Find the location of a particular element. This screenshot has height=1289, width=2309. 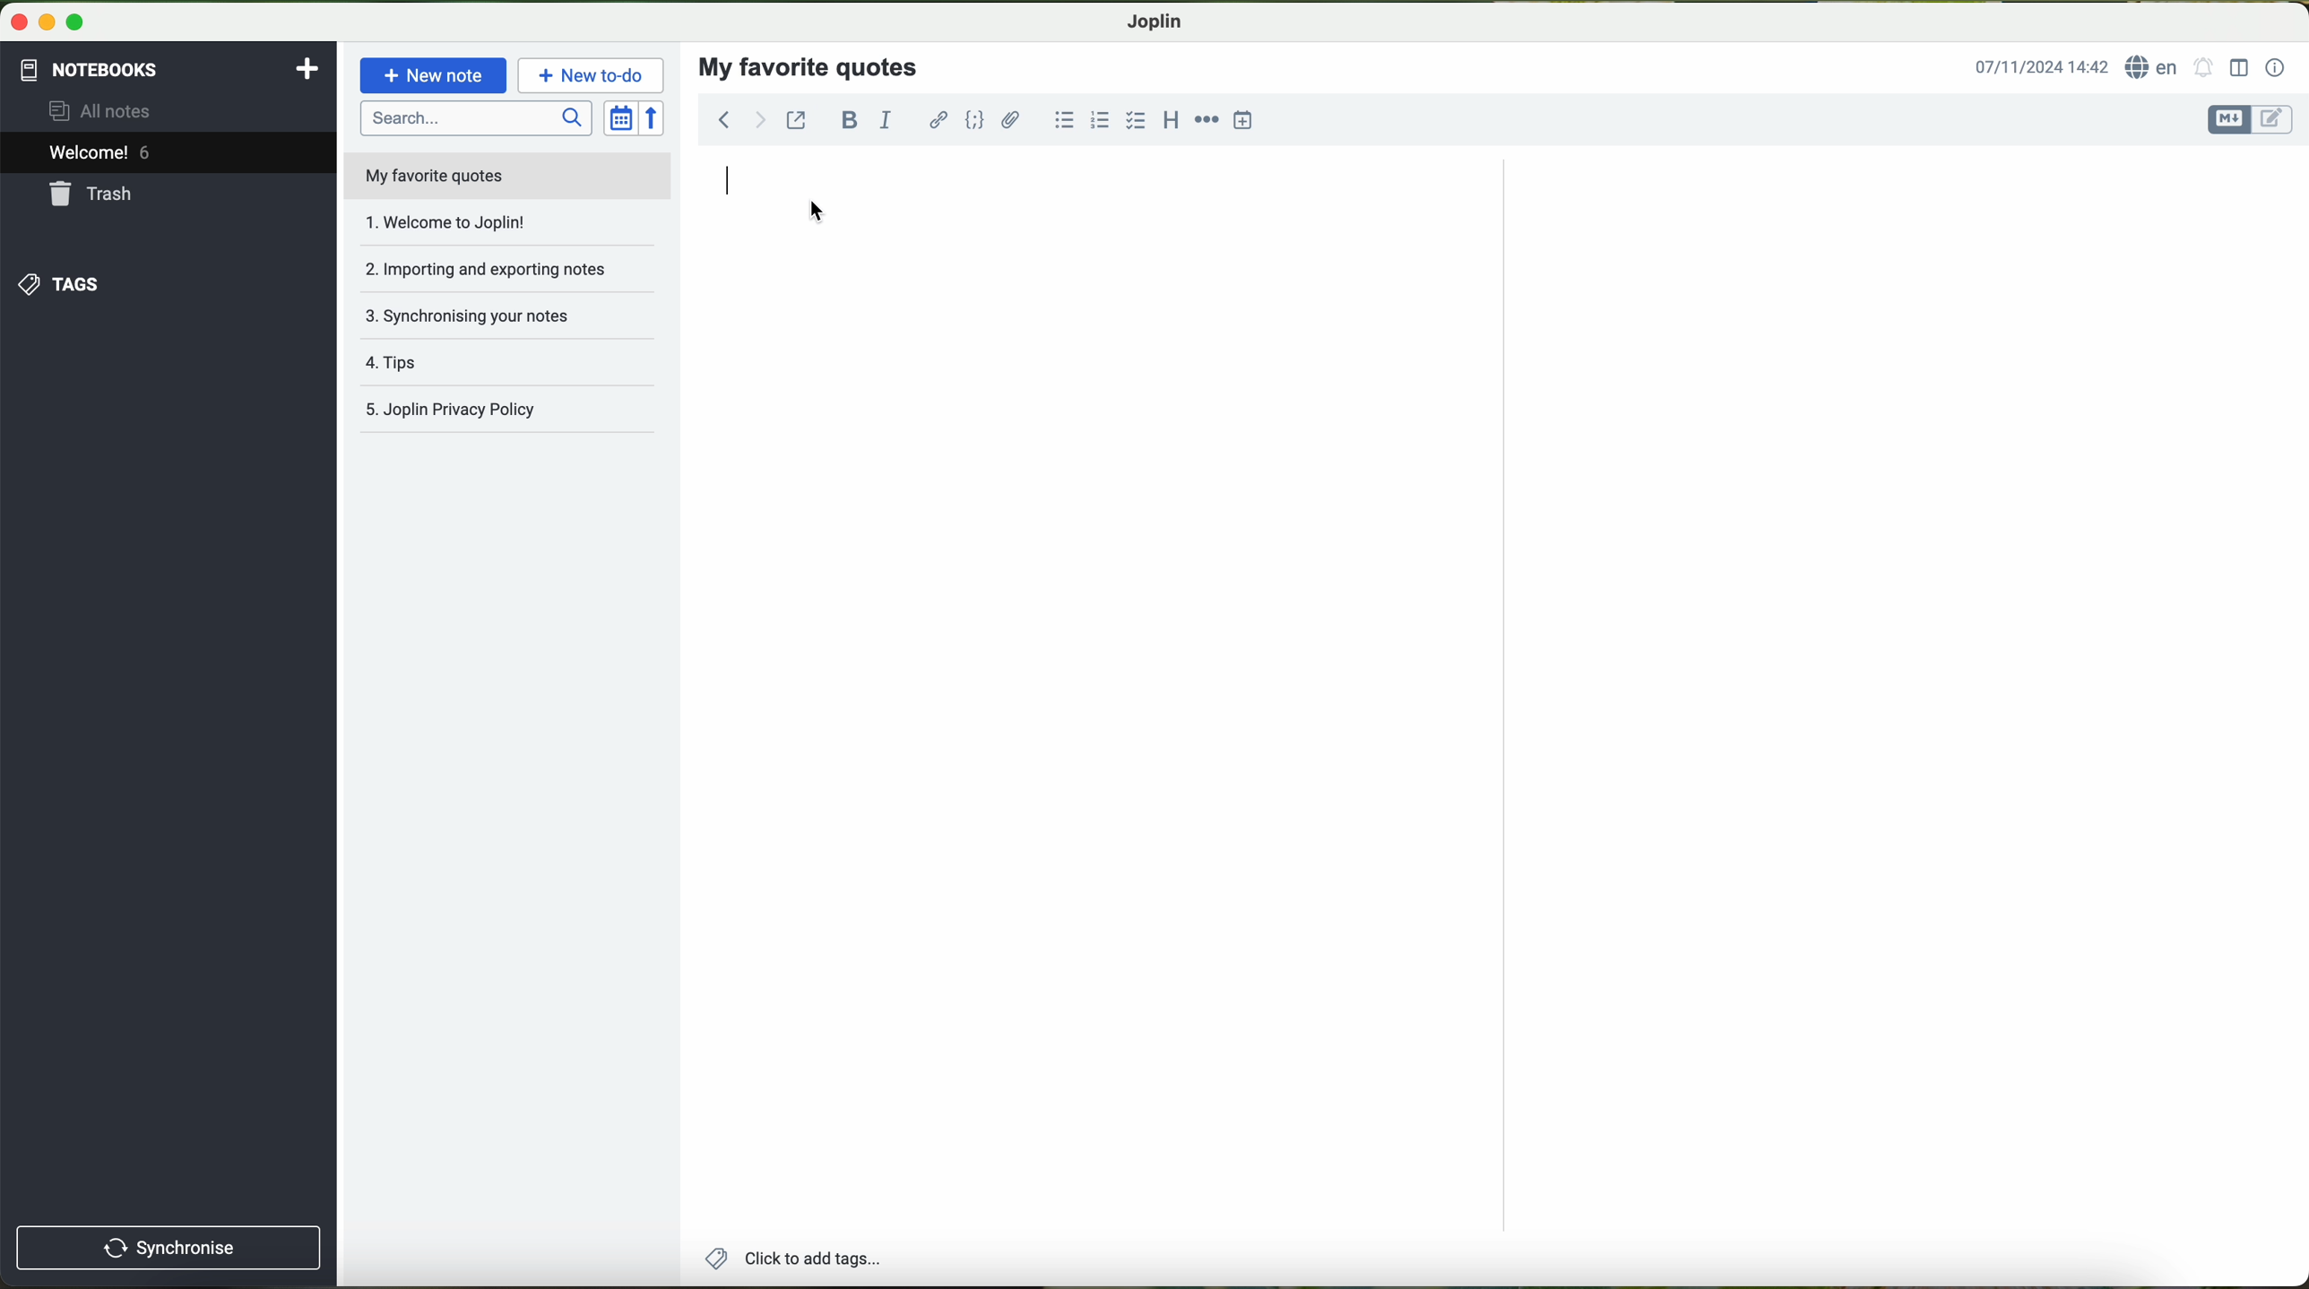

heading is located at coordinates (1173, 122).